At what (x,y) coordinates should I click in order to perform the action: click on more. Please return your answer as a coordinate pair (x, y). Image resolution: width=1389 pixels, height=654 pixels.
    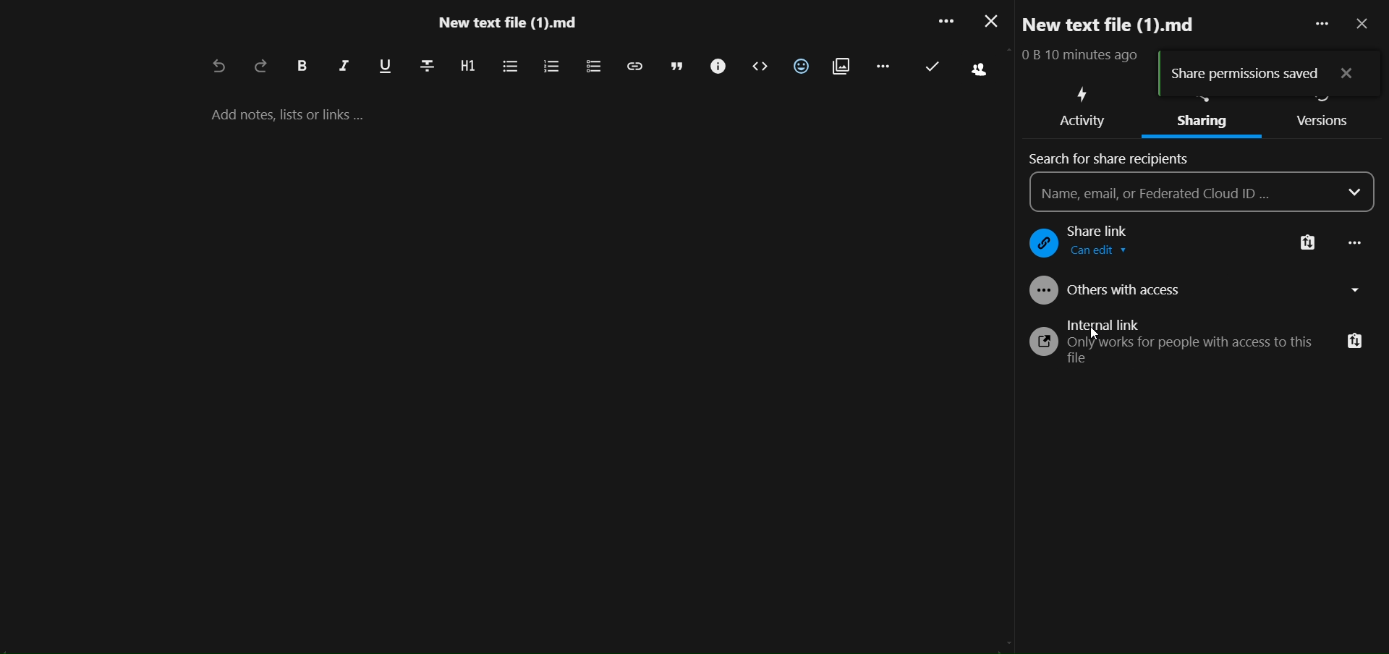
    Looking at the image, I should click on (942, 24).